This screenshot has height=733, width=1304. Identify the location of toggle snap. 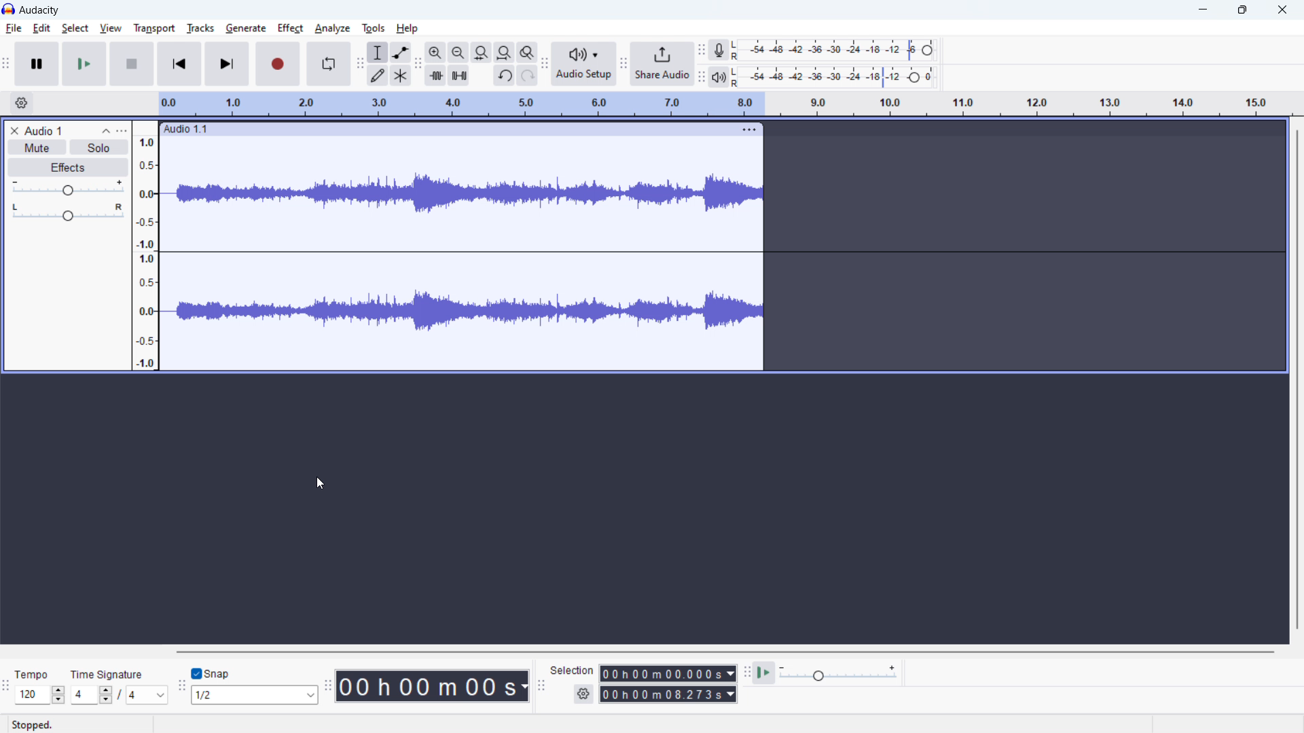
(211, 673).